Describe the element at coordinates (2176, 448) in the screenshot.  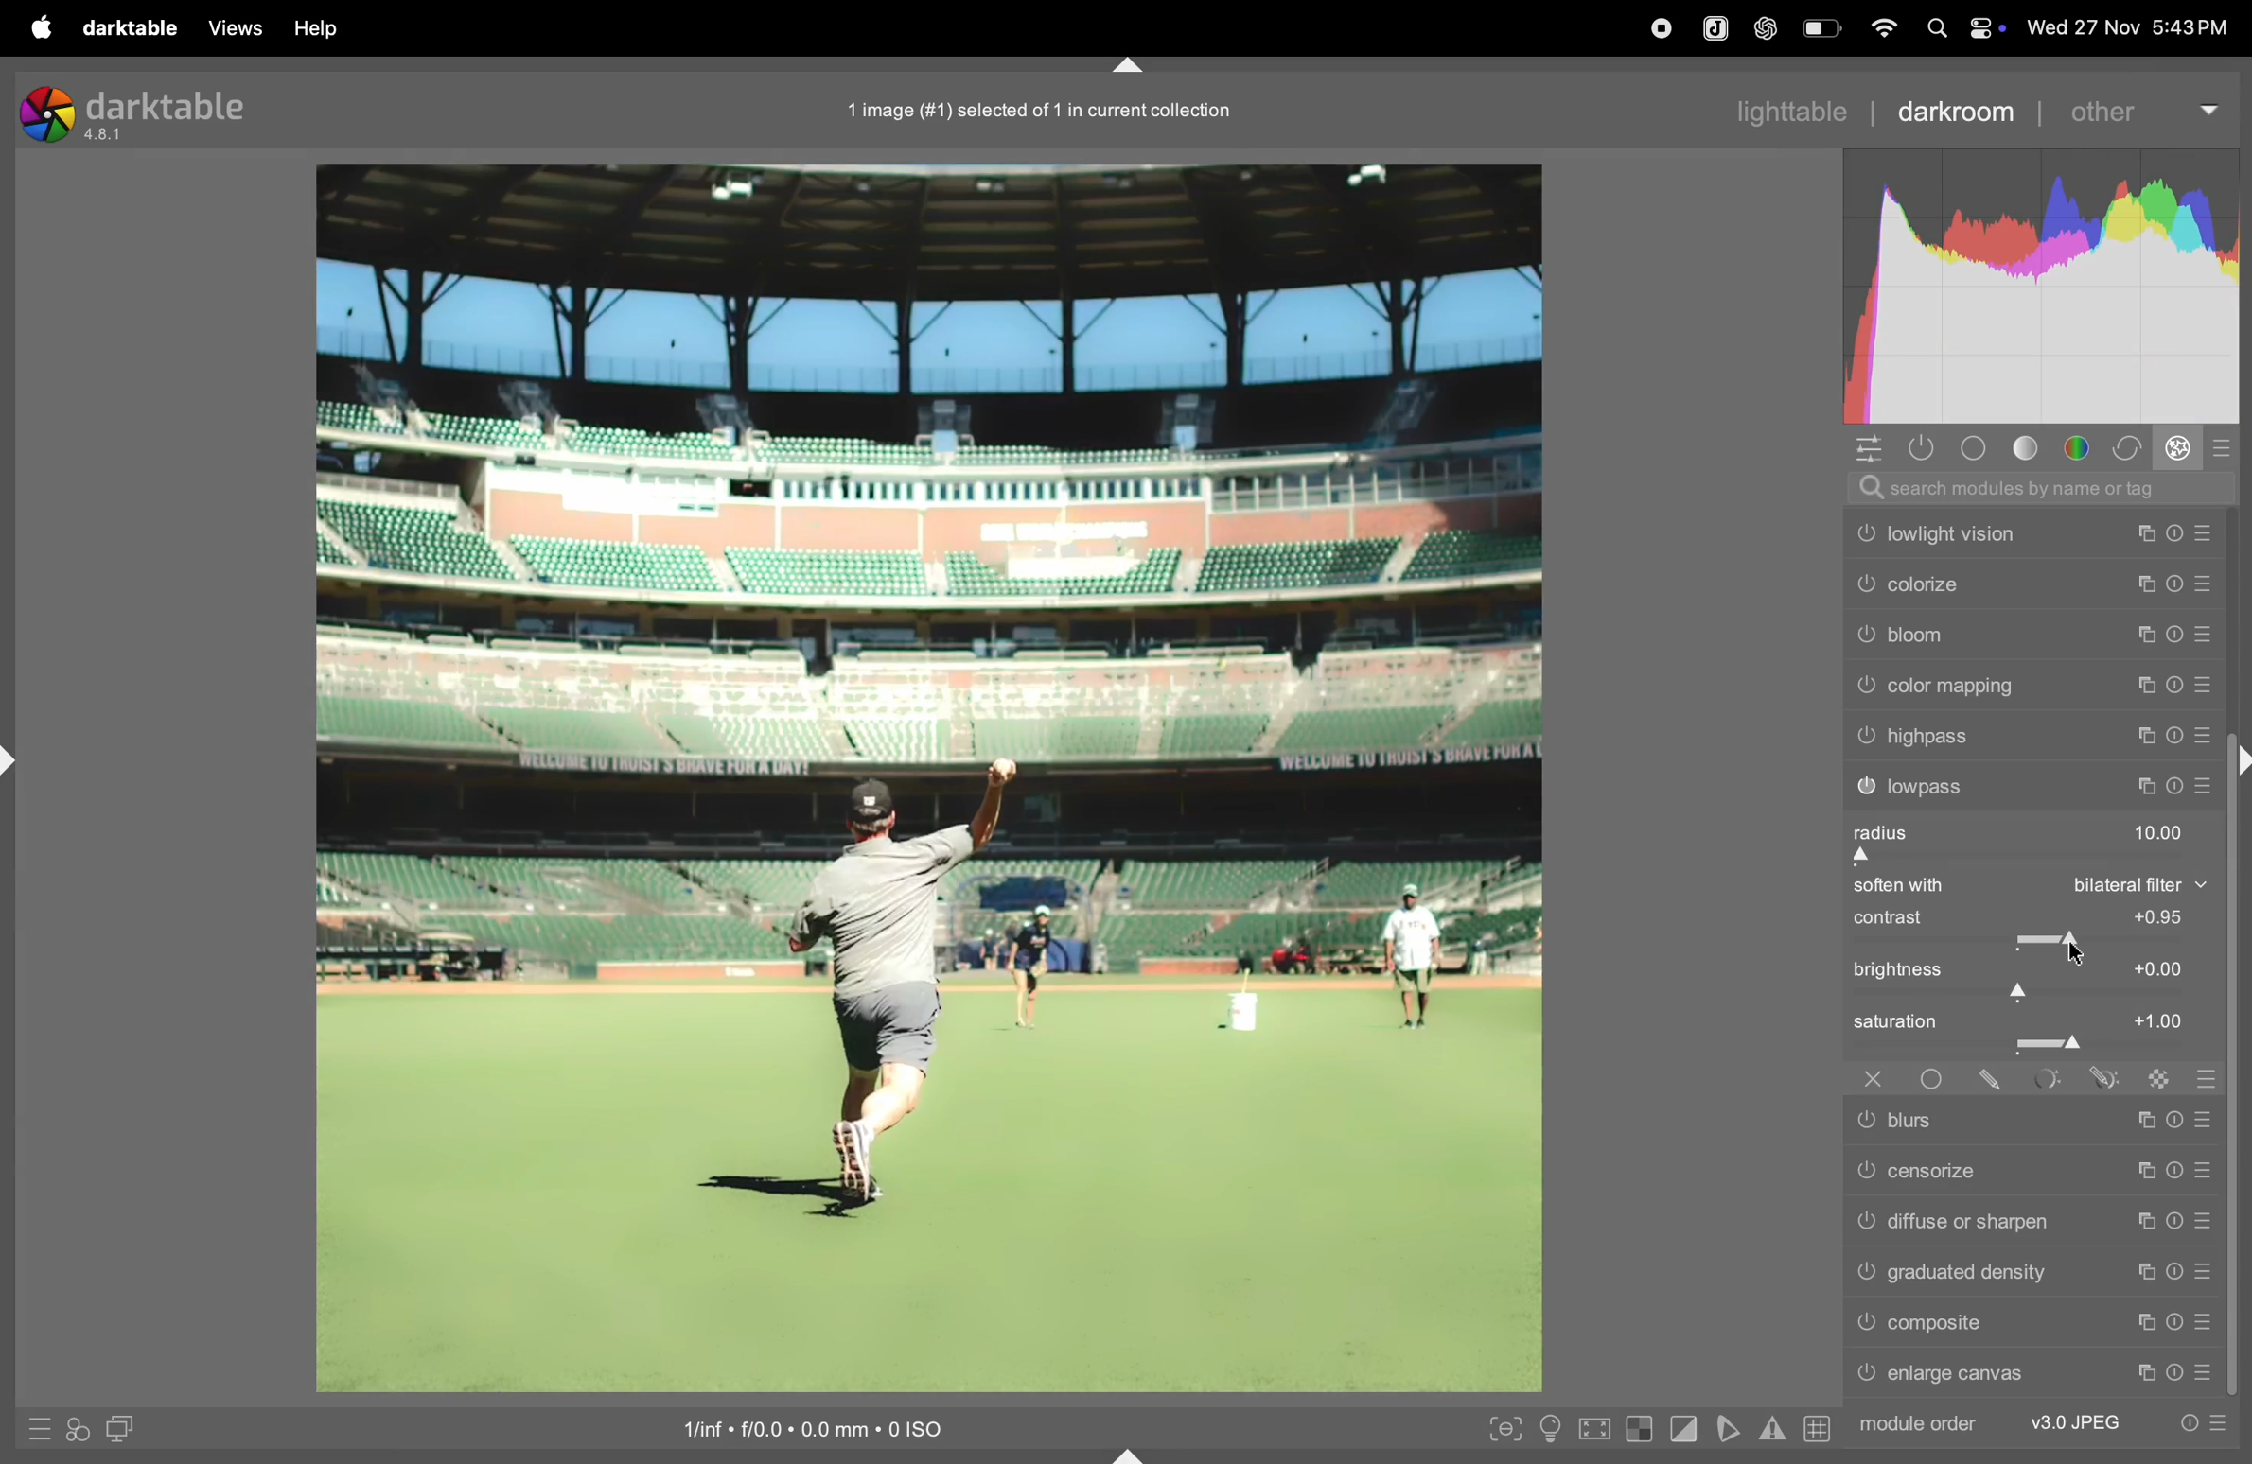
I see `effect` at that location.